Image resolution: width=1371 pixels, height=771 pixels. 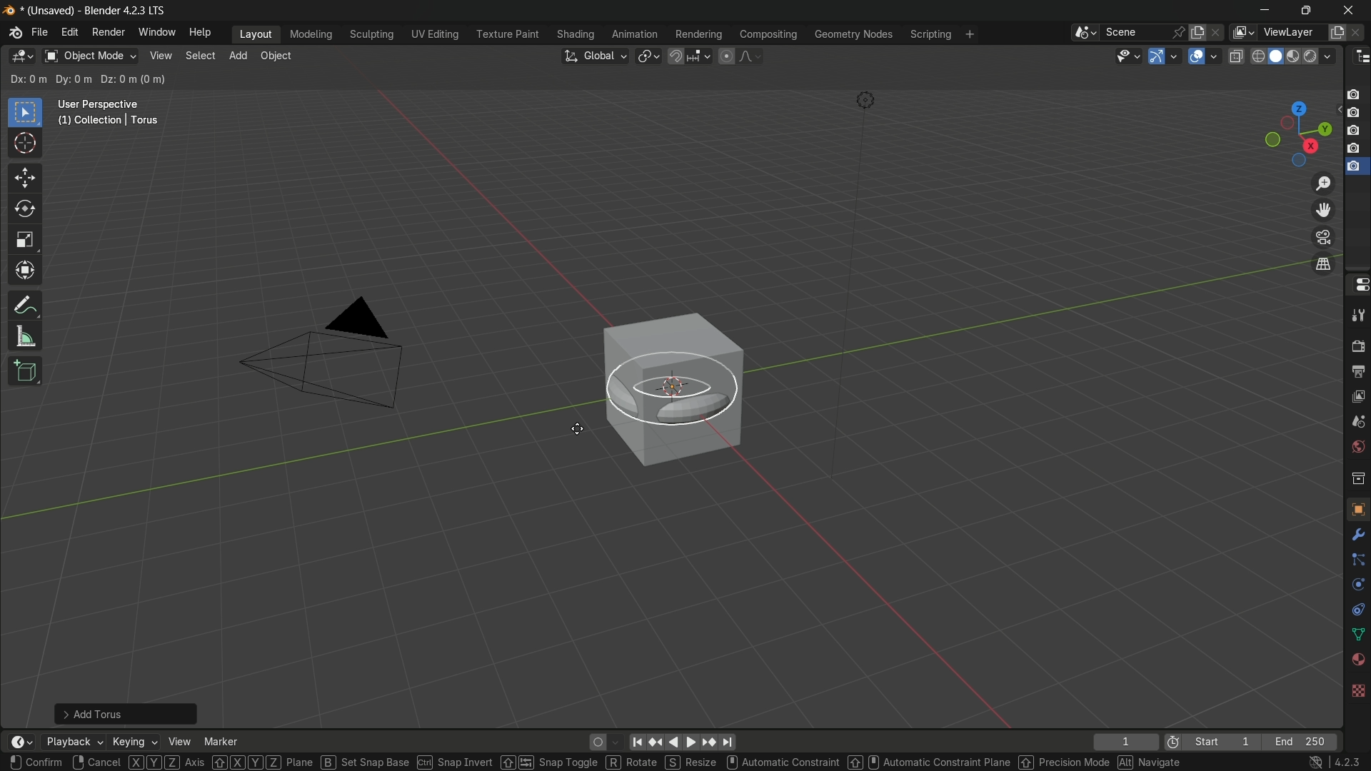 I want to click on layer 4, so click(x=1355, y=148).